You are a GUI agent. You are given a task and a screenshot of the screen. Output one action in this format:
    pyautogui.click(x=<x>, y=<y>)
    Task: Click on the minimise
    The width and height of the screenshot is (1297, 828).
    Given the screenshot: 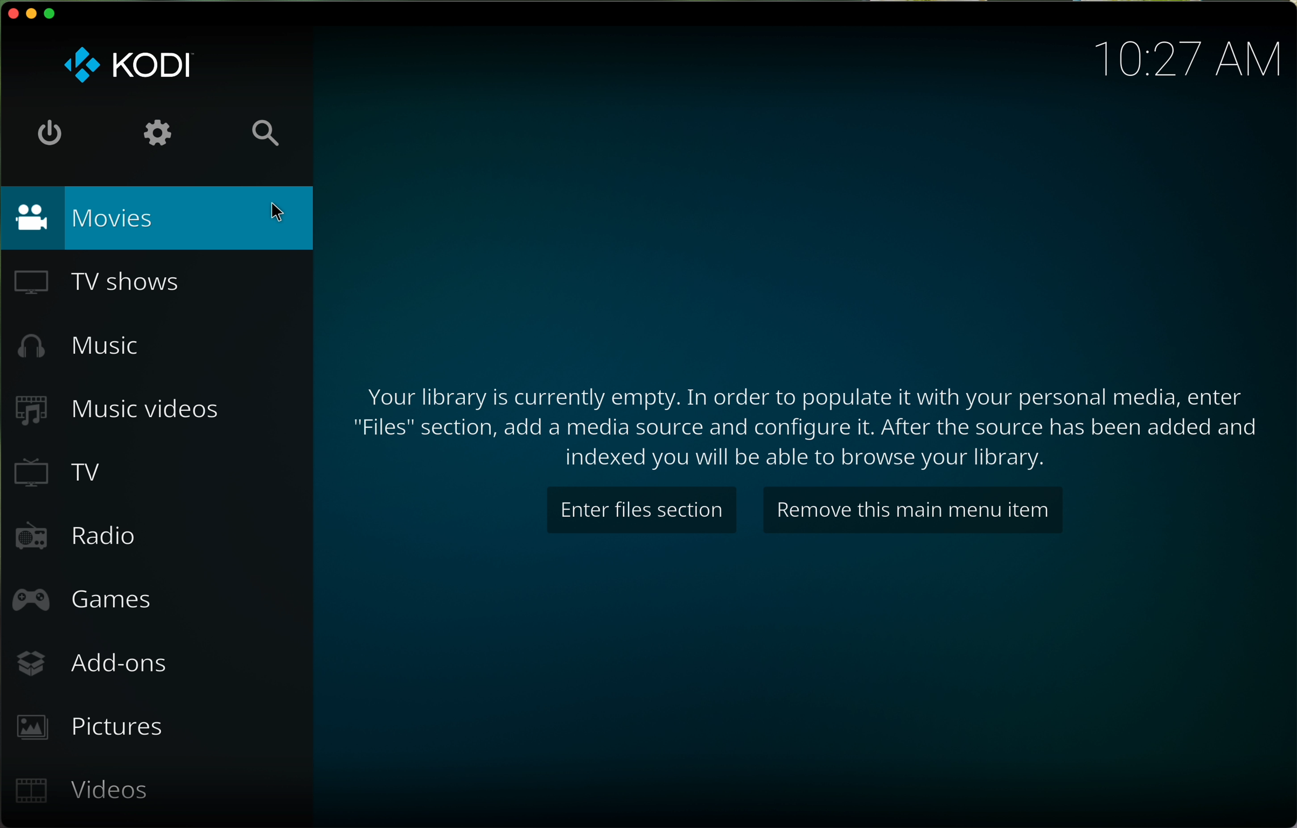 What is the action you would take?
    pyautogui.click(x=33, y=13)
    